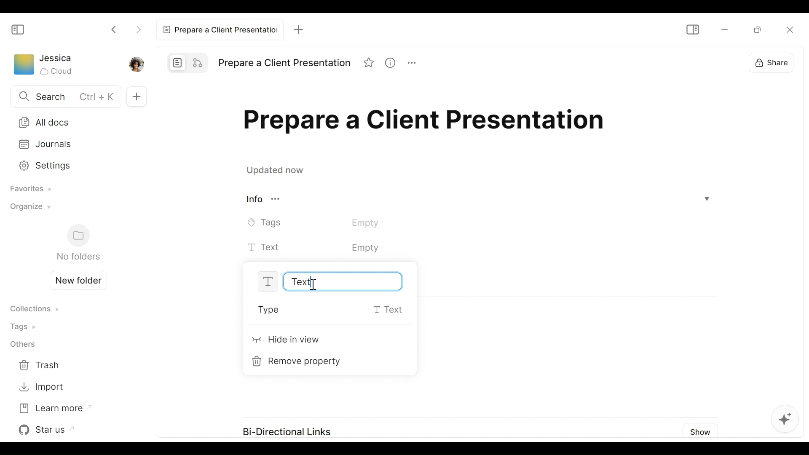 The image size is (809, 455). Describe the element at coordinates (34, 310) in the screenshot. I see `Collections` at that location.